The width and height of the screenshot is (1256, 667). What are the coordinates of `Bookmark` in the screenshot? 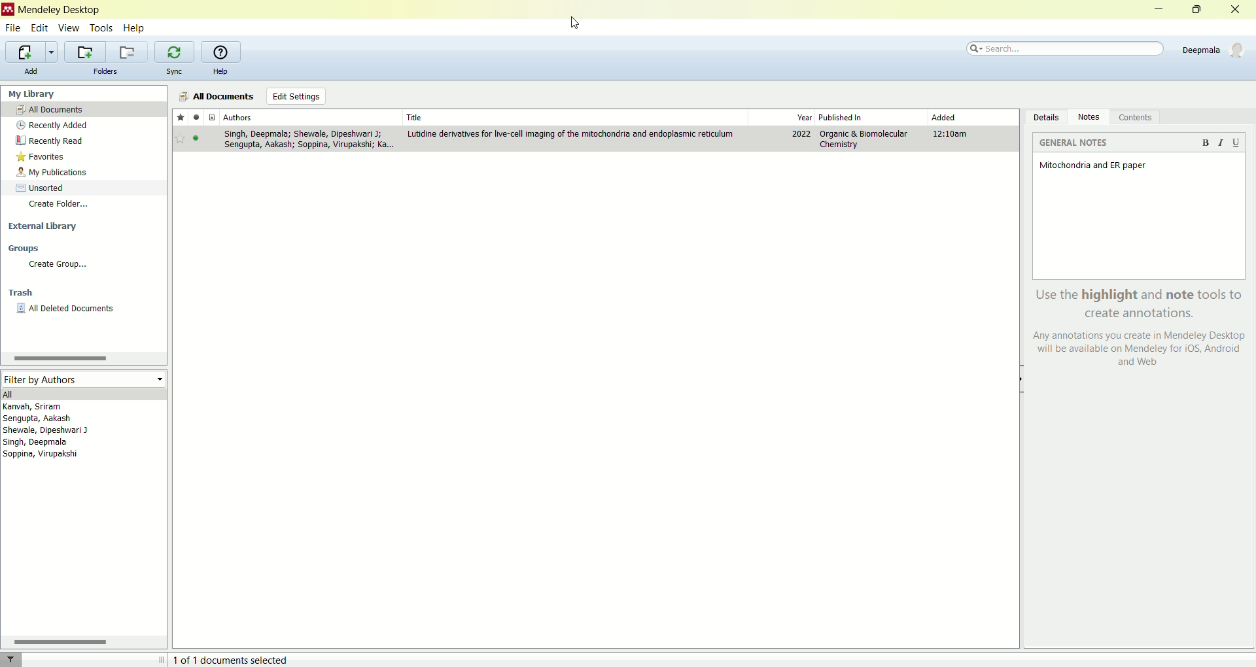 It's located at (181, 139).